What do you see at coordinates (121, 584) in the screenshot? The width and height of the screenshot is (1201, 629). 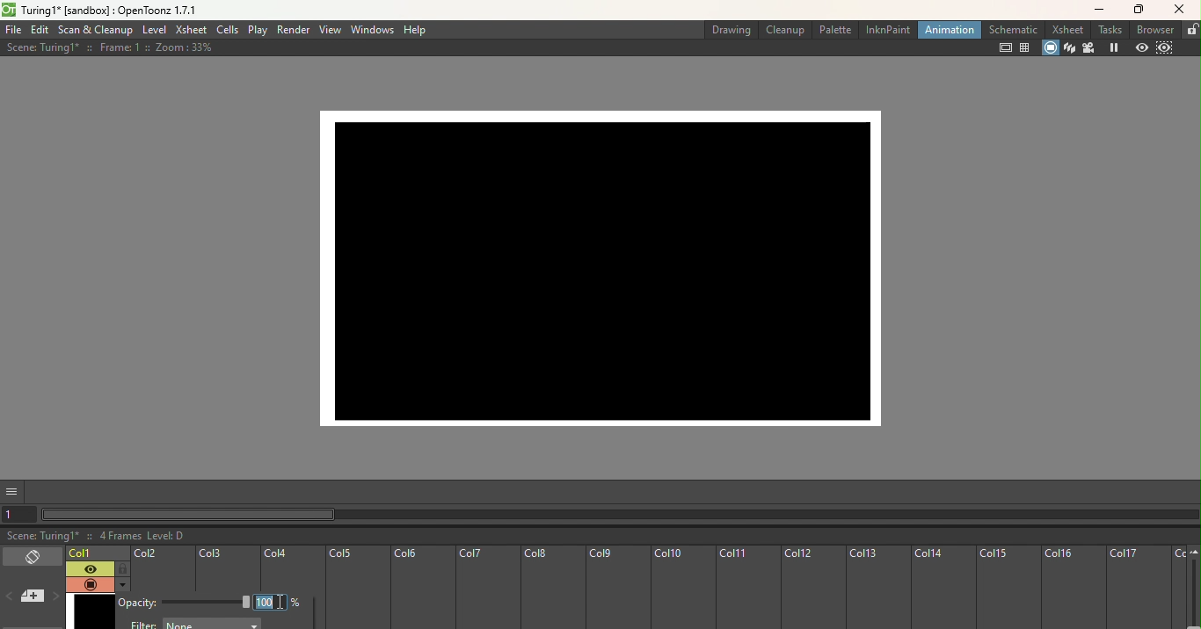 I see `Additional column settings` at bounding box center [121, 584].